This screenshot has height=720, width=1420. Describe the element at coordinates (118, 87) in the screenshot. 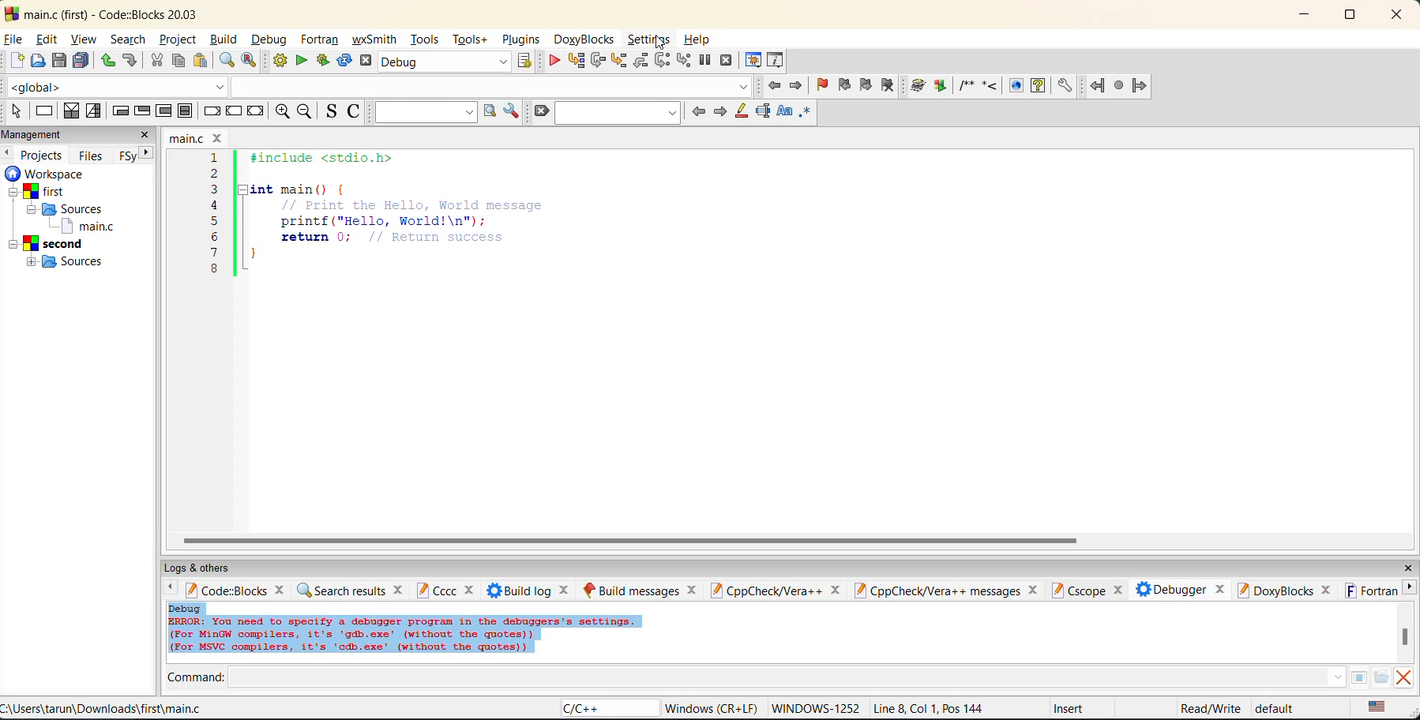

I see `global` at that location.